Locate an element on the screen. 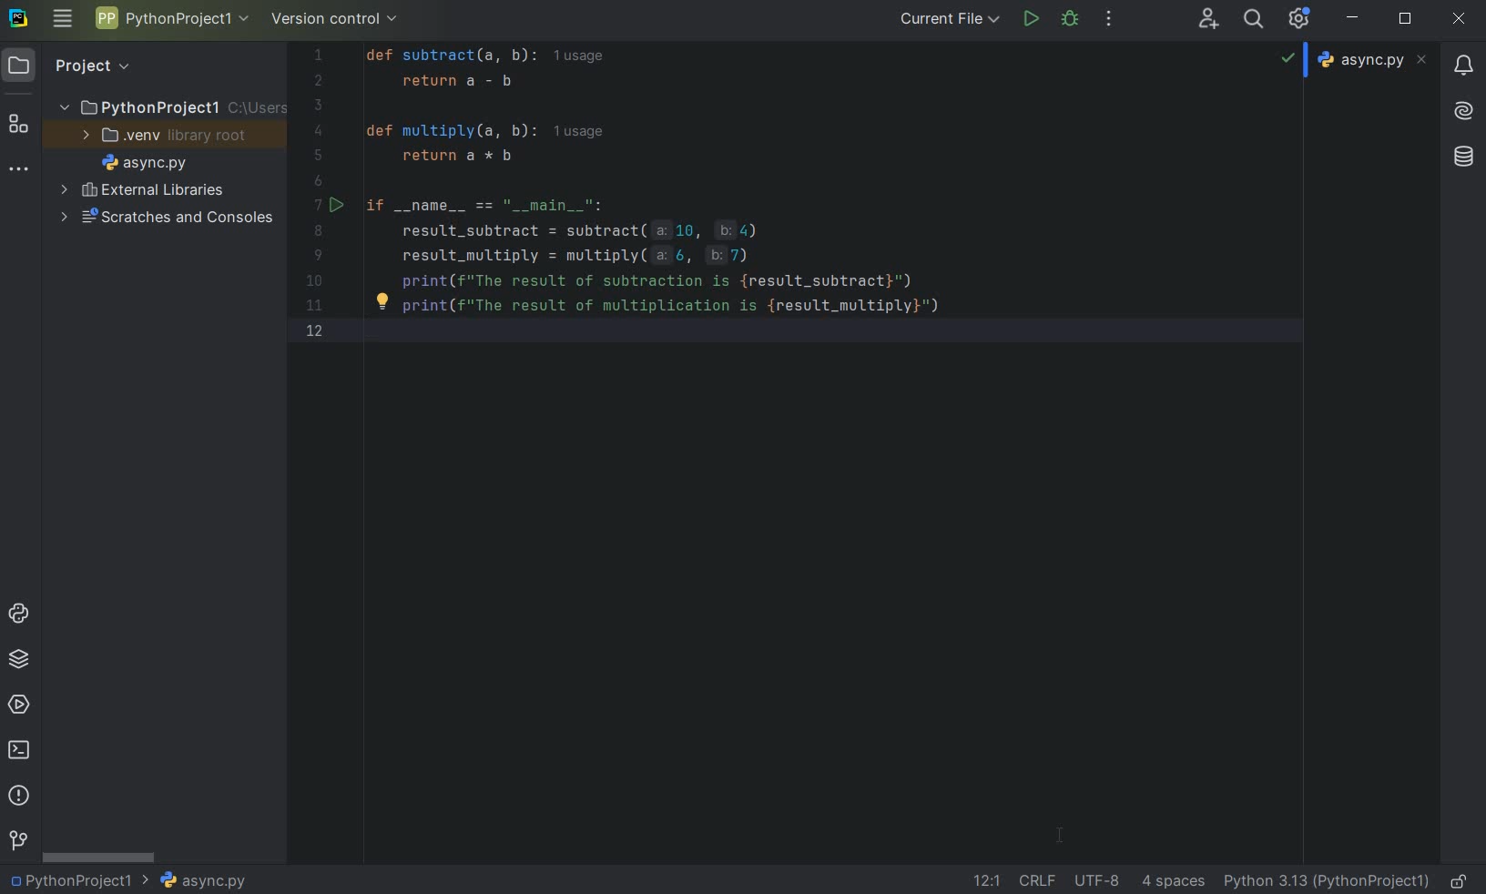 The width and height of the screenshot is (1486, 894). project name is located at coordinates (171, 18).